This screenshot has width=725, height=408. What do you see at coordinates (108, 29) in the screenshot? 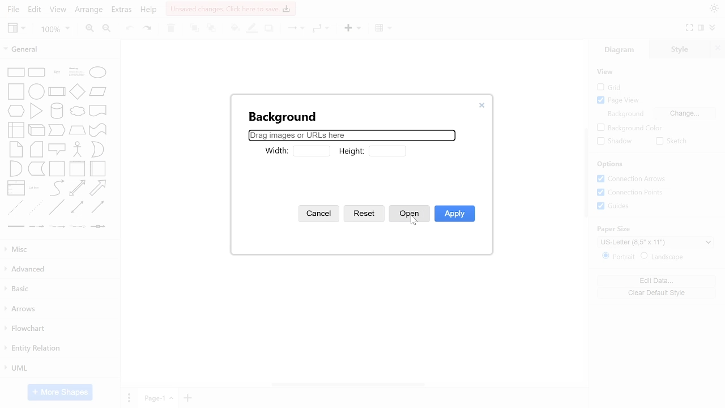
I see `zoom out` at bounding box center [108, 29].